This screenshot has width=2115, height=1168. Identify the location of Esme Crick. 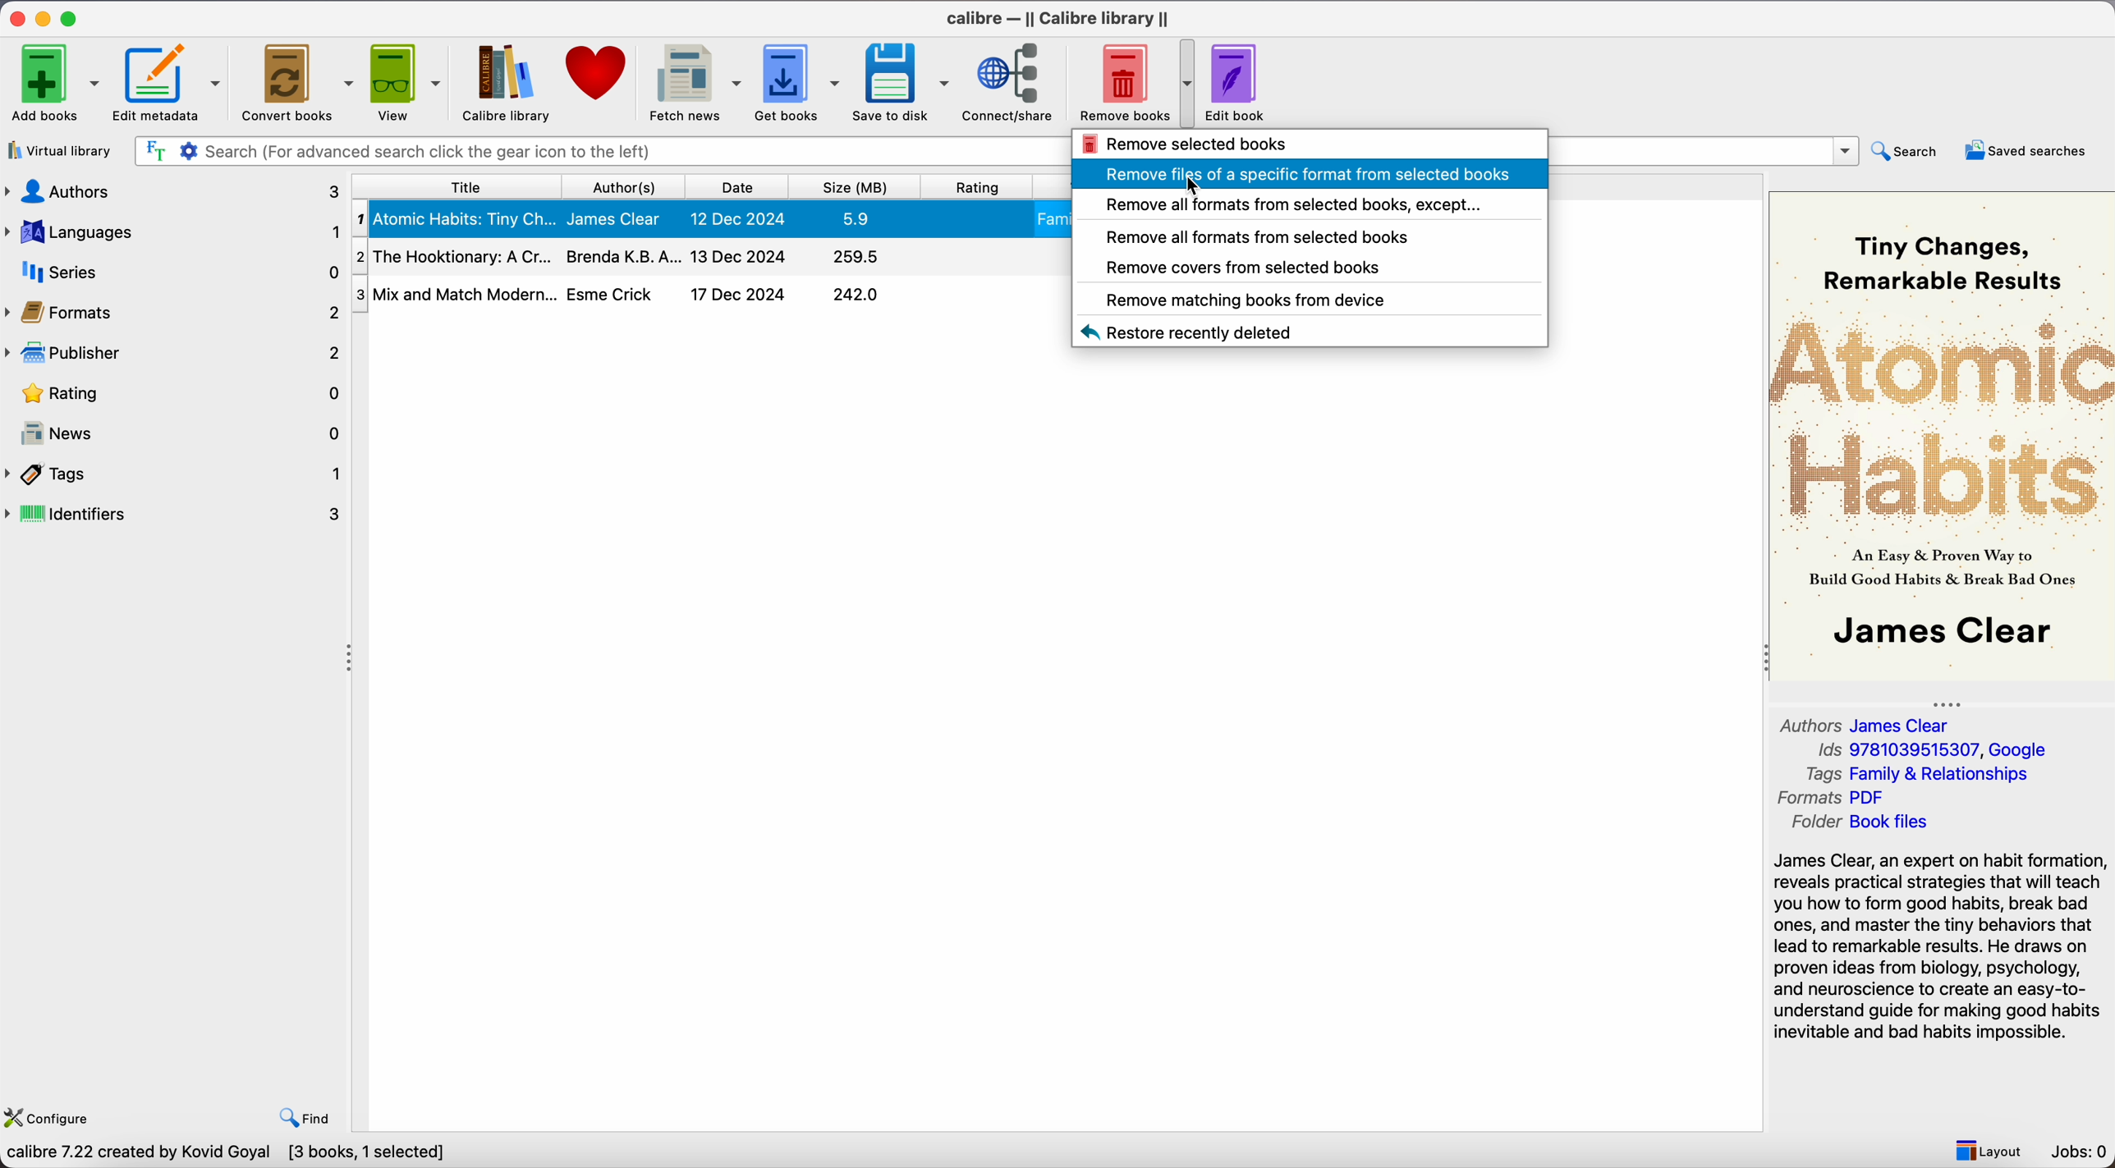
(614, 293).